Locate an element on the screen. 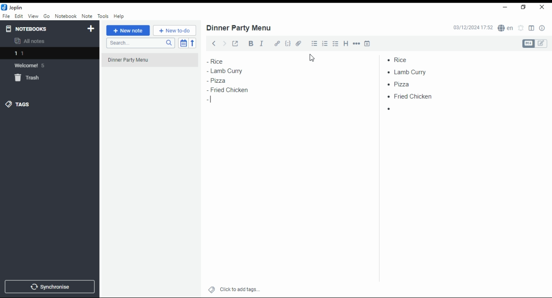 This screenshot has height=298, width=552. toggle sort order is located at coordinates (183, 43).